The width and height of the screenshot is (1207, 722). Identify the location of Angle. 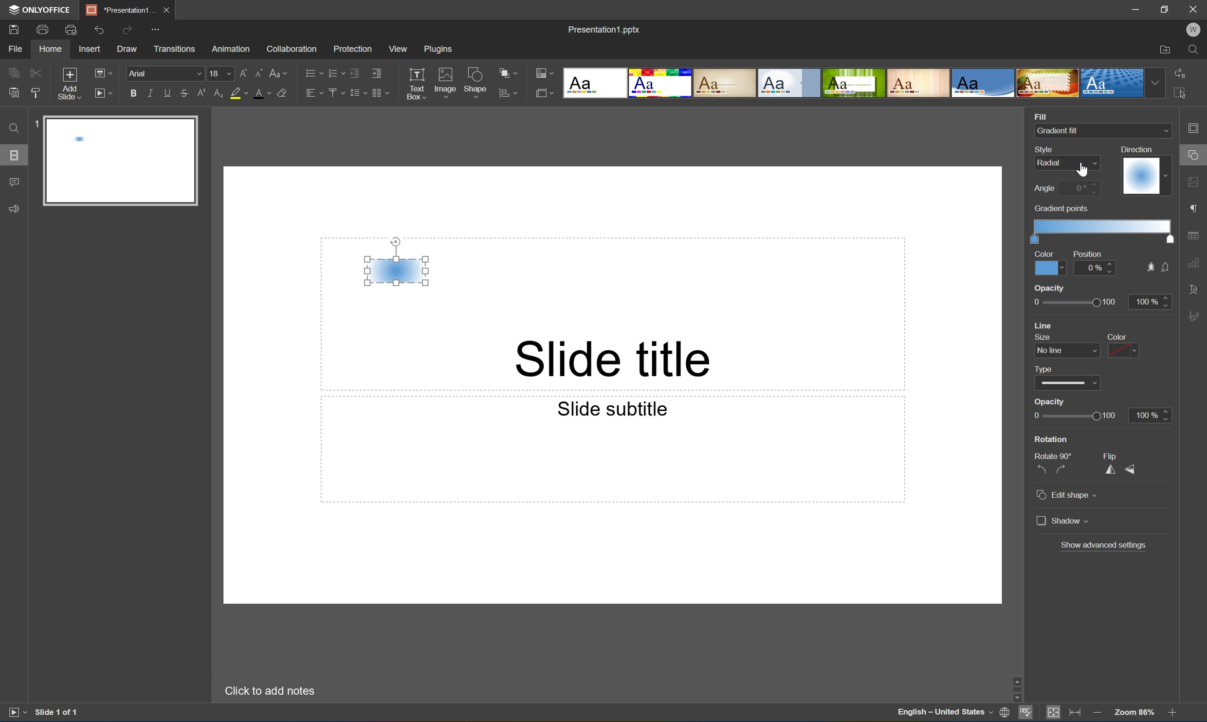
(1045, 187).